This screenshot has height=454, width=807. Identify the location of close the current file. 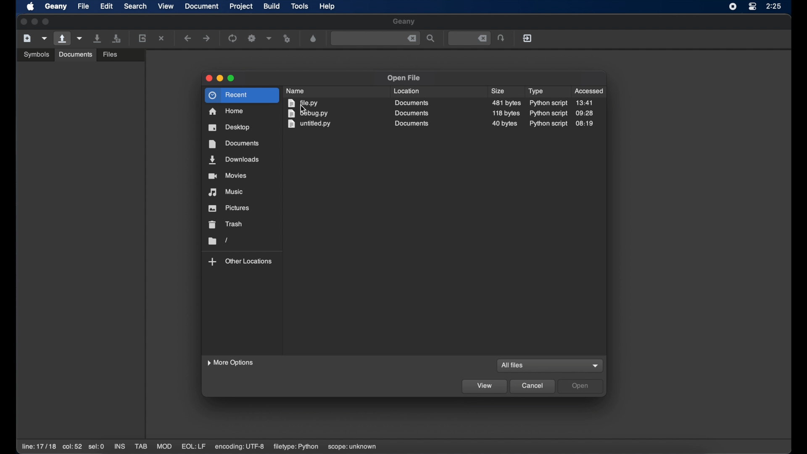
(162, 38).